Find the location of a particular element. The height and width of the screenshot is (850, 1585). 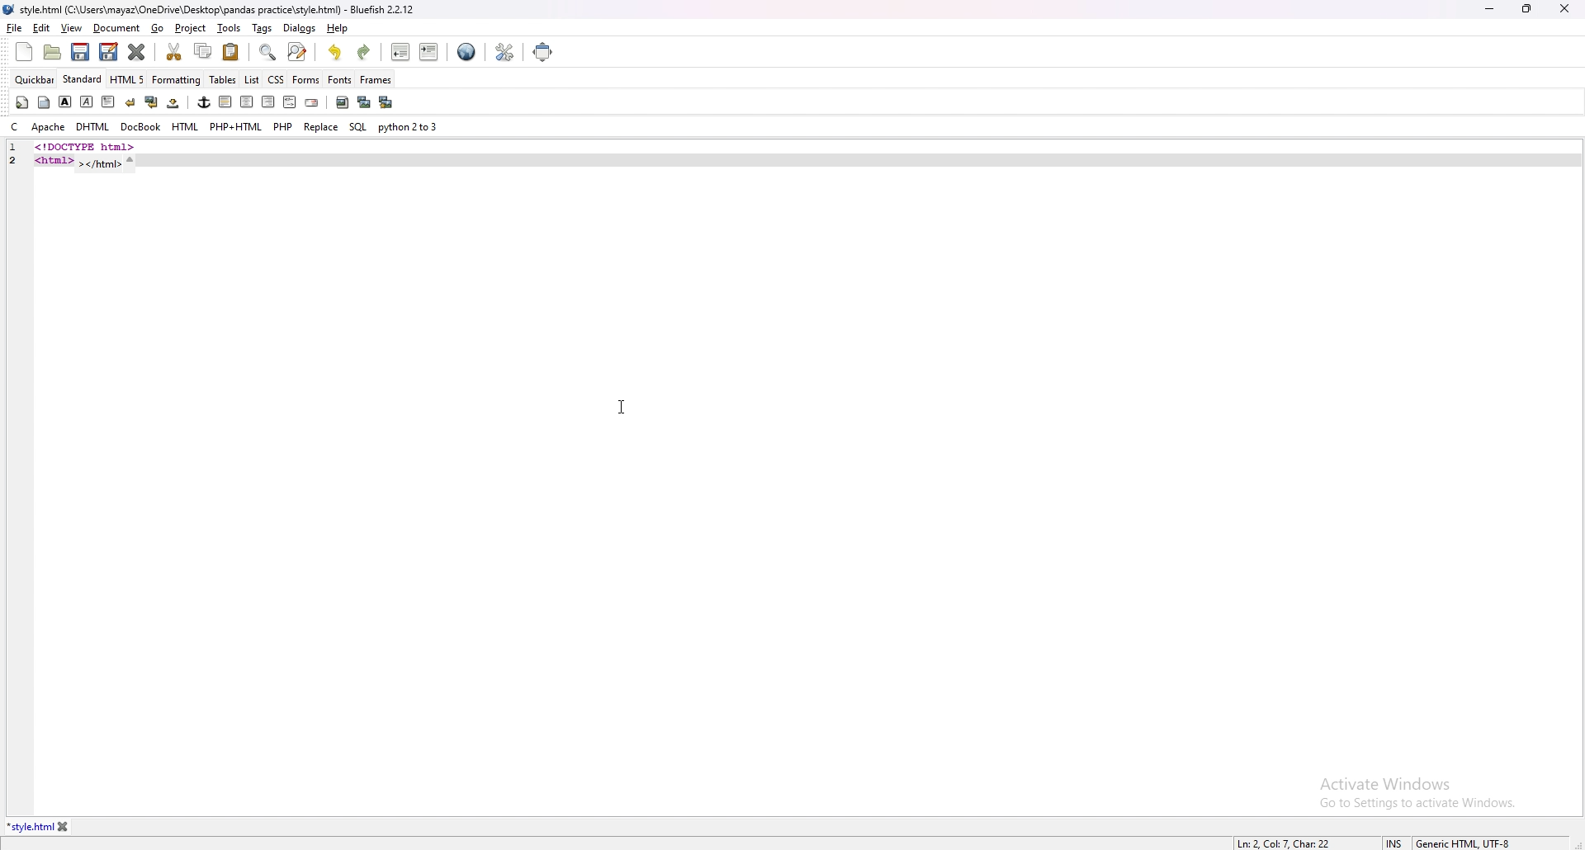

html 5 is located at coordinates (129, 80).